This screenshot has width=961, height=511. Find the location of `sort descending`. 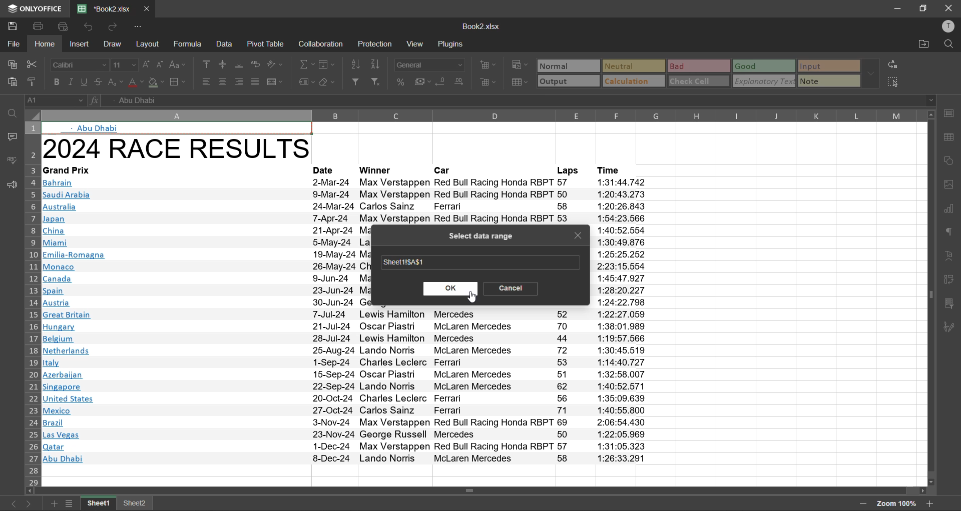

sort descending is located at coordinates (375, 65).